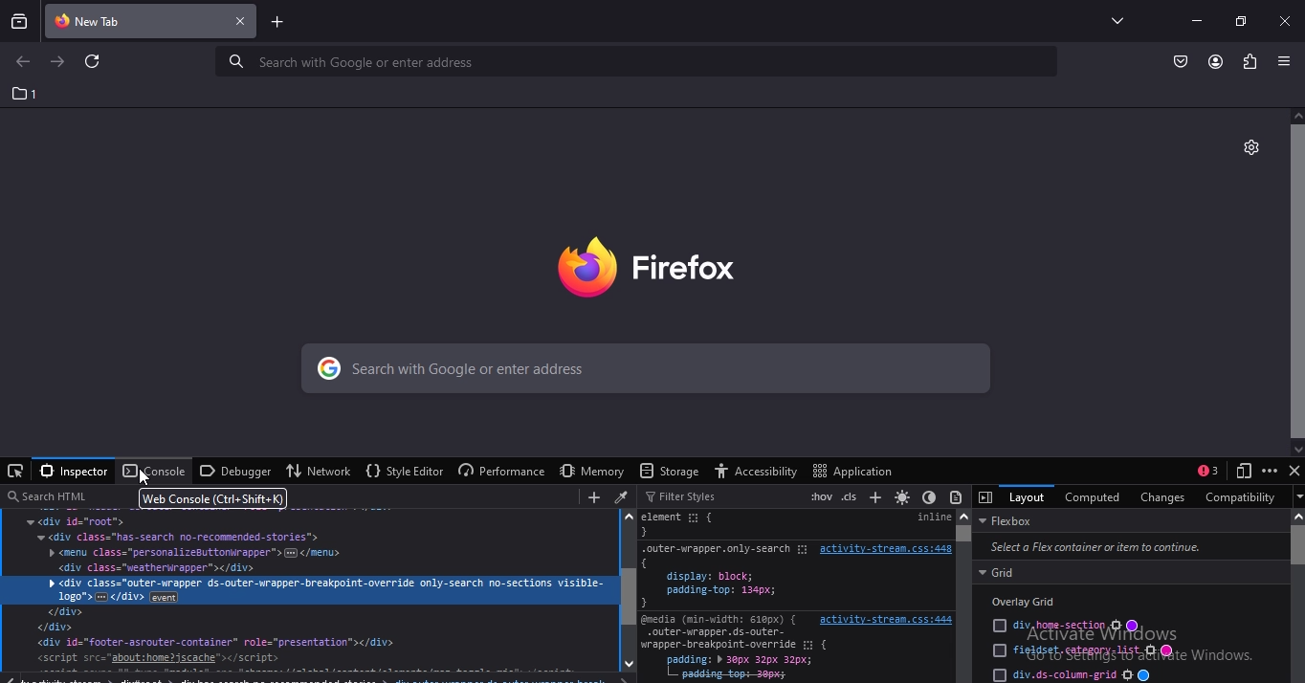 The image size is (1305, 683). I want to click on close, so click(1294, 470).